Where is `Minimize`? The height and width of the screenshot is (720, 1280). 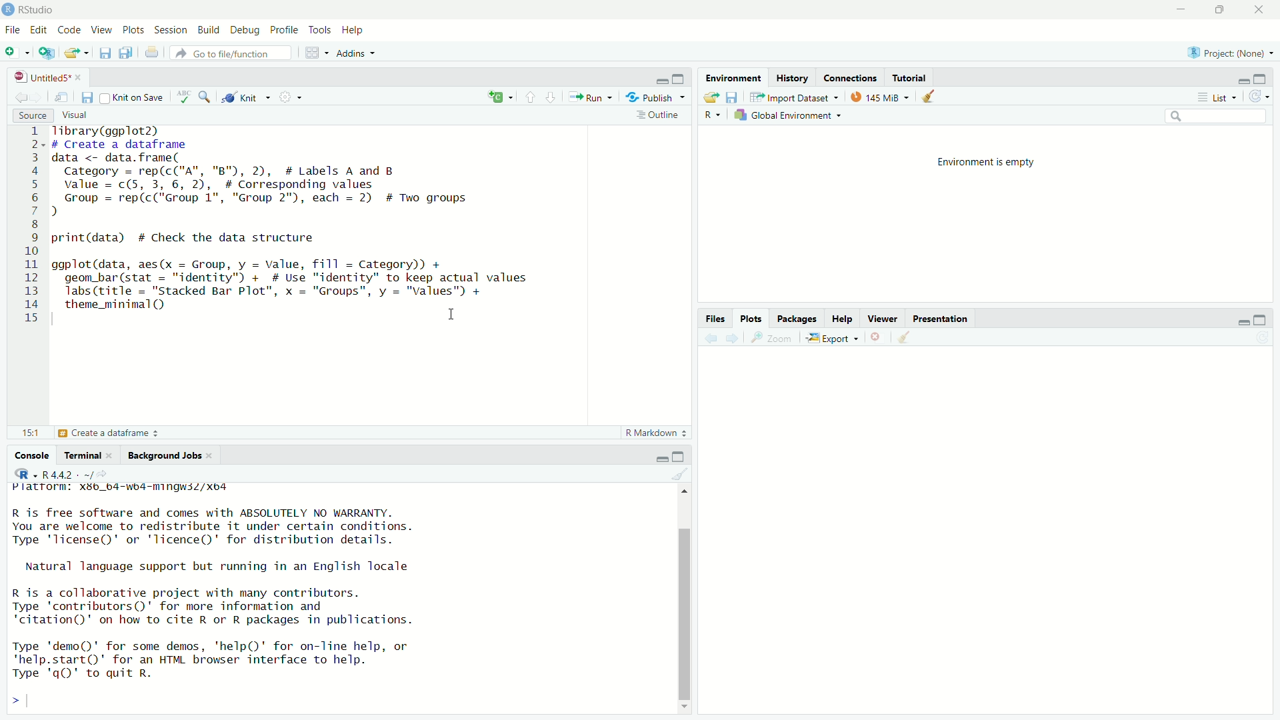
Minimize is located at coordinates (1241, 80).